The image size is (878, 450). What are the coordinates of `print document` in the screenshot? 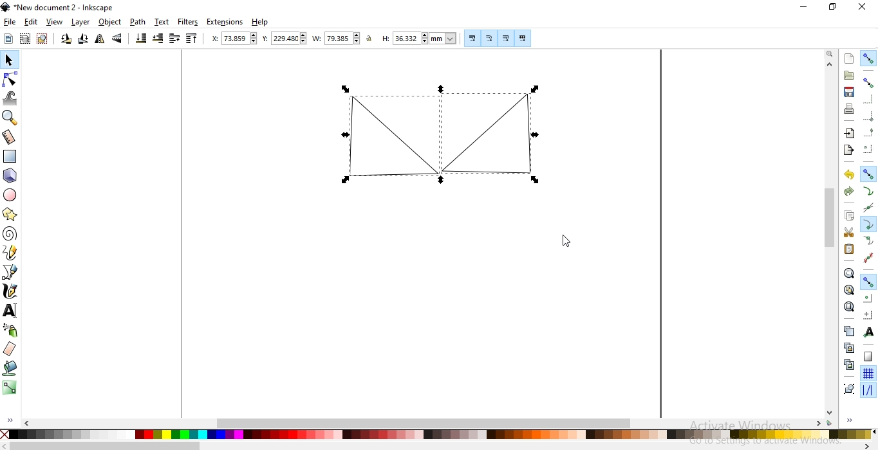 It's located at (850, 108).